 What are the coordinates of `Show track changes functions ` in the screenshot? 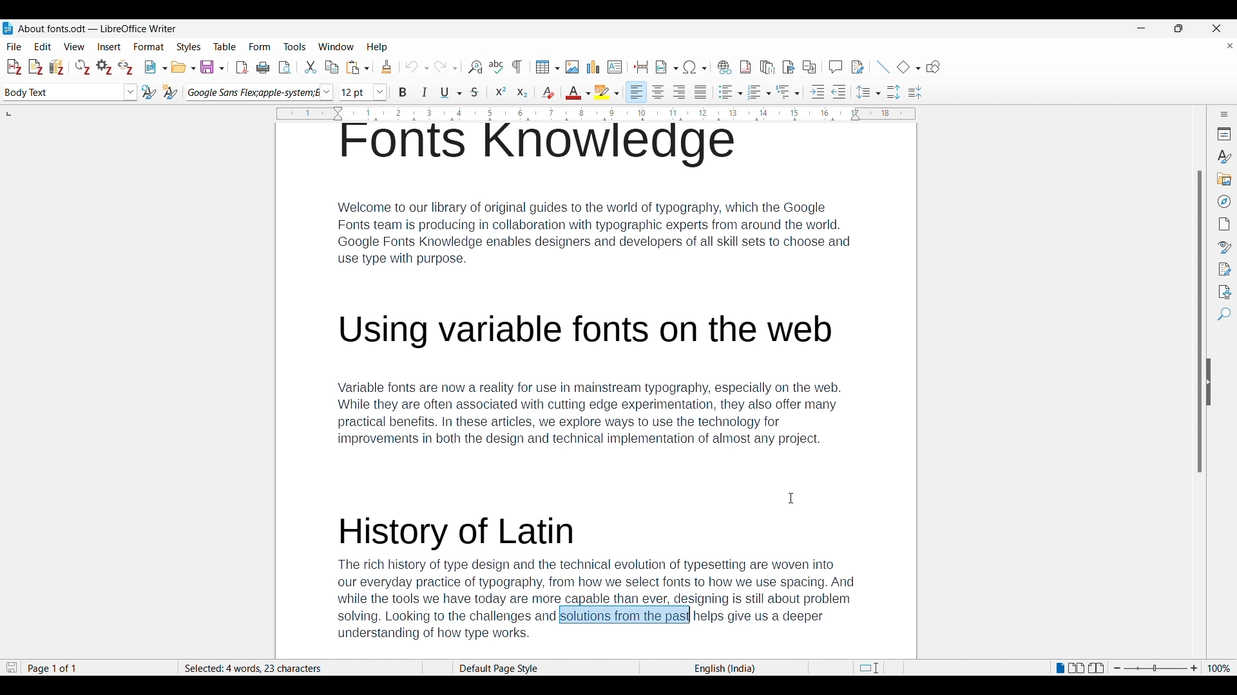 It's located at (858, 67).